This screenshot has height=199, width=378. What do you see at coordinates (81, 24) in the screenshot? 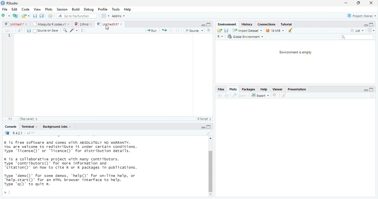
I see `2Rmd` at bounding box center [81, 24].